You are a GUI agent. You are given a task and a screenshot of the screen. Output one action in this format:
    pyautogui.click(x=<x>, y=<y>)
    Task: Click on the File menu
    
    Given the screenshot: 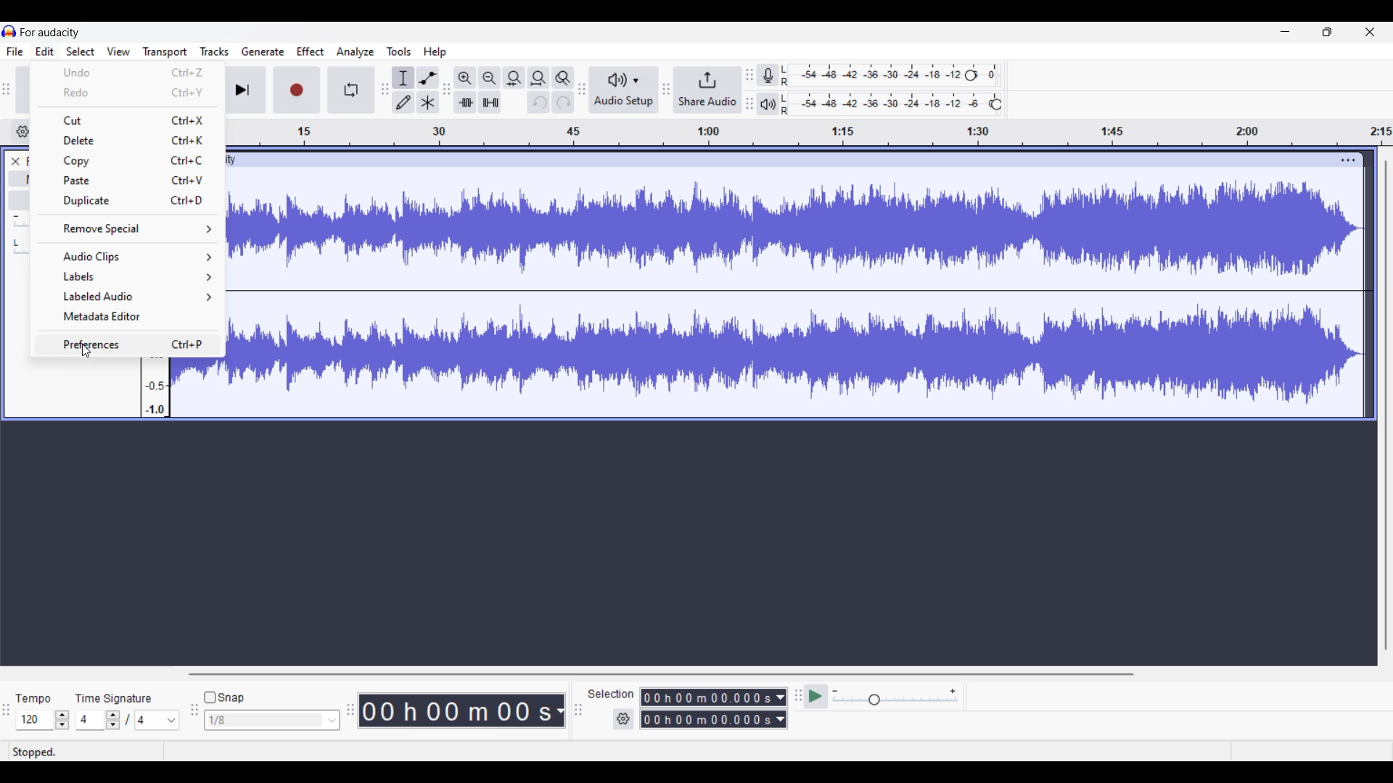 What is the action you would take?
    pyautogui.click(x=15, y=51)
    